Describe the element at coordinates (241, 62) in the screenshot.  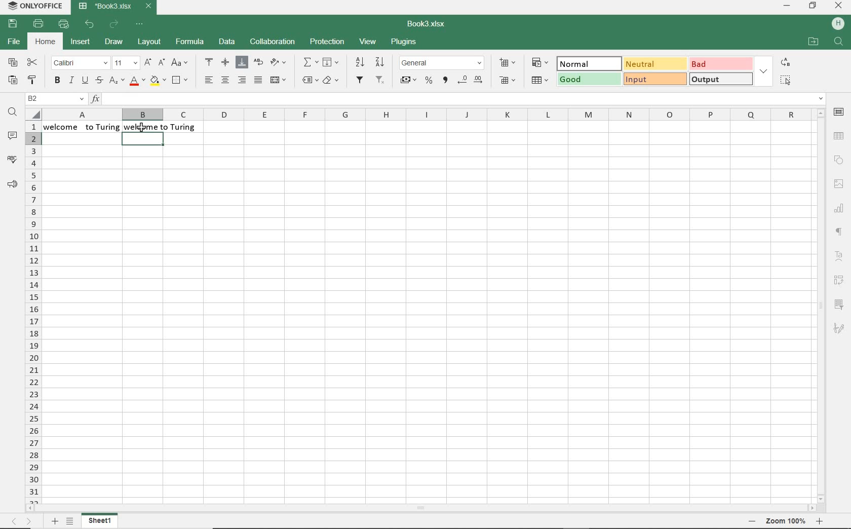
I see `align bottom` at that location.